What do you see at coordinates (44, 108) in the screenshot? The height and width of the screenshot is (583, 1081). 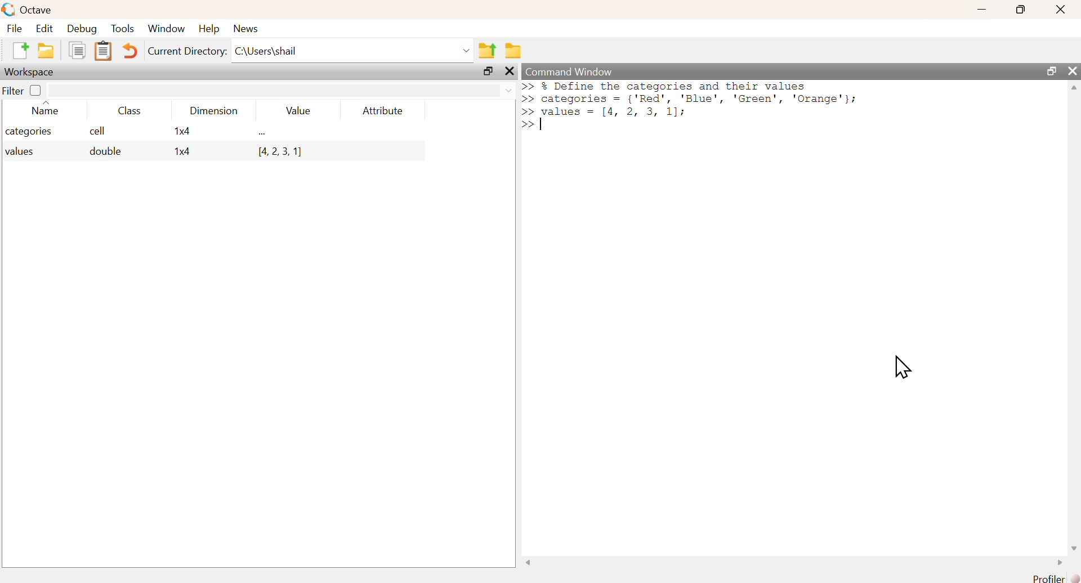 I see `Name` at bounding box center [44, 108].